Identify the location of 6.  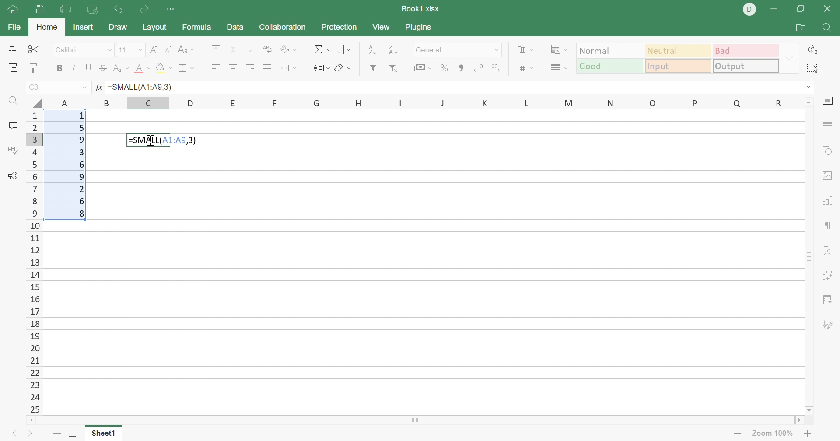
(80, 164).